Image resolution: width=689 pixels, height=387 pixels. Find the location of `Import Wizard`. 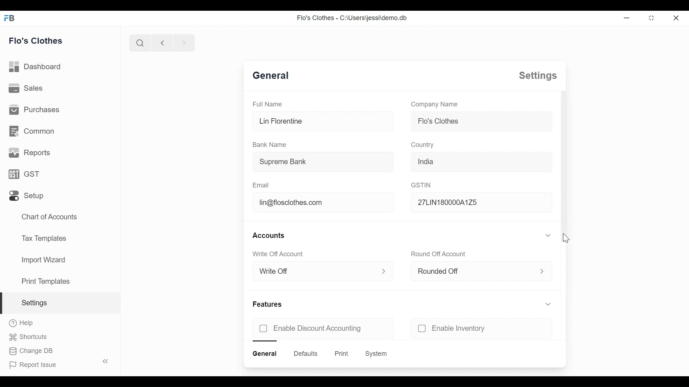

Import Wizard is located at coordinates (43, 261).